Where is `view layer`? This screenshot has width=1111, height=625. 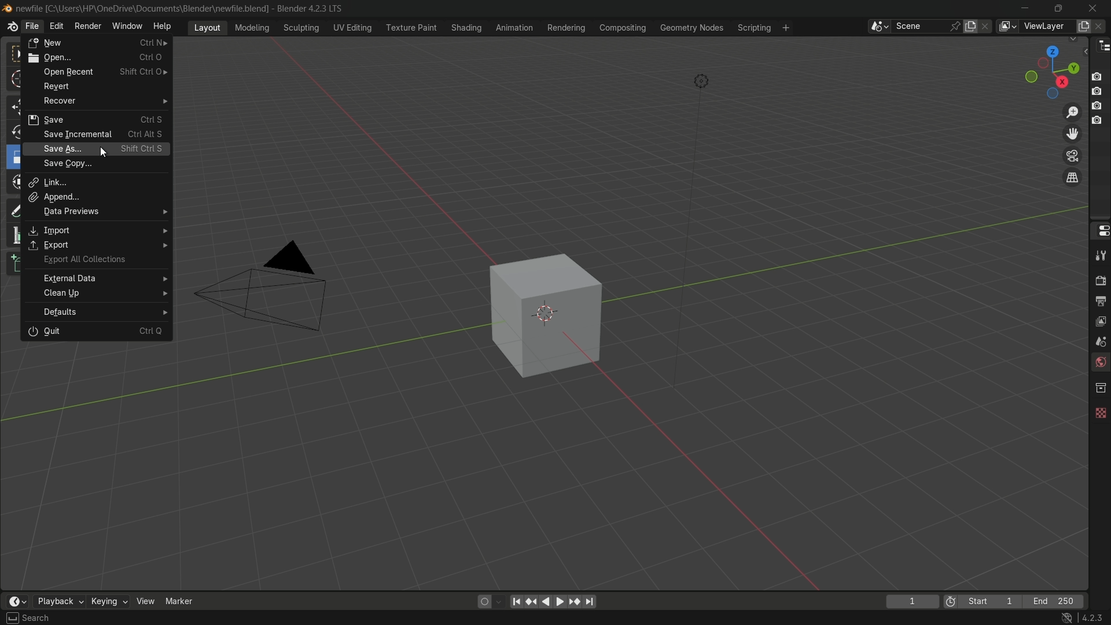
view layer is located at coordinates (1007, 26).